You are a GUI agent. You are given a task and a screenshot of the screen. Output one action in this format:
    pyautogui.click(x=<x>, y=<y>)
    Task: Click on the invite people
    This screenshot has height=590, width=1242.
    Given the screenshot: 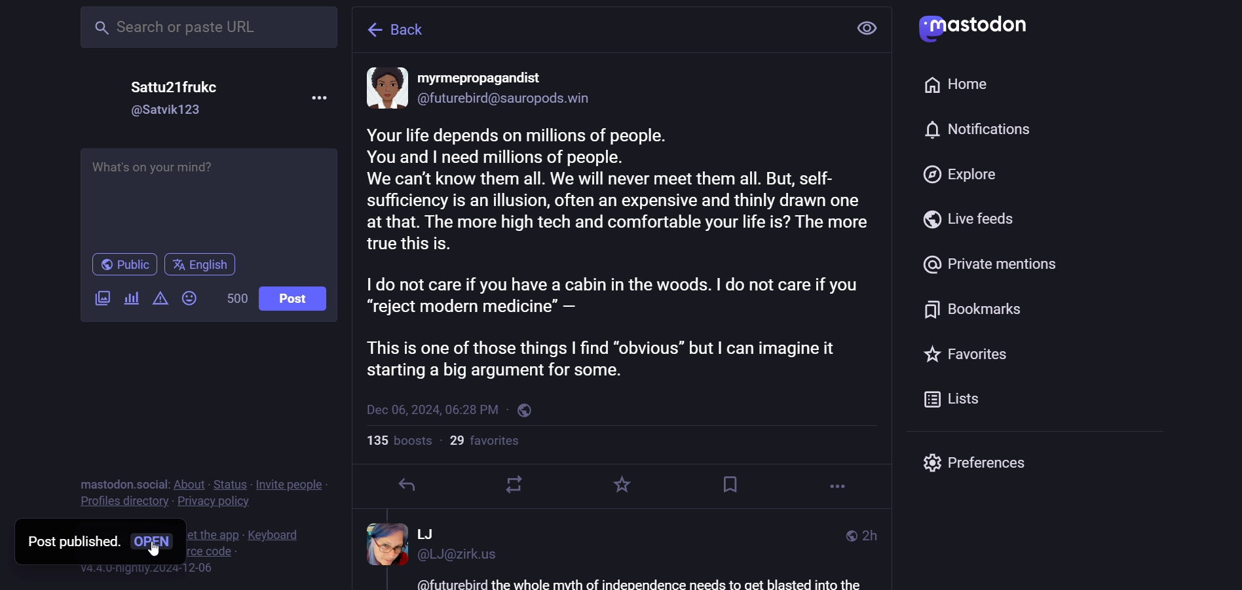 What is the action you would take?
    pyautogui.click(x=293, y=484)
    